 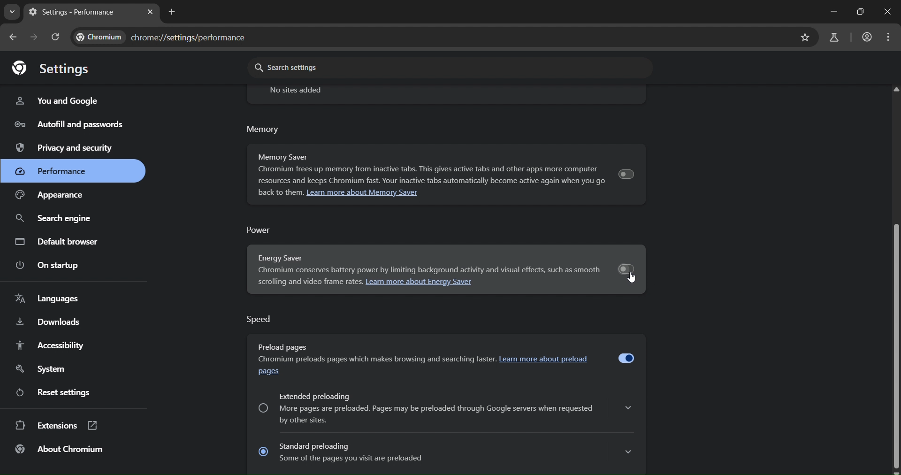 What do you see at coordinates (886, 11) in the screenshot?
I see `close` at bounding box center [886, 11].